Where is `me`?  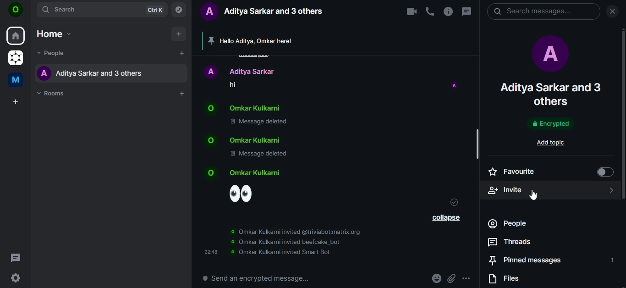 me is located at coordinates (17, 79).